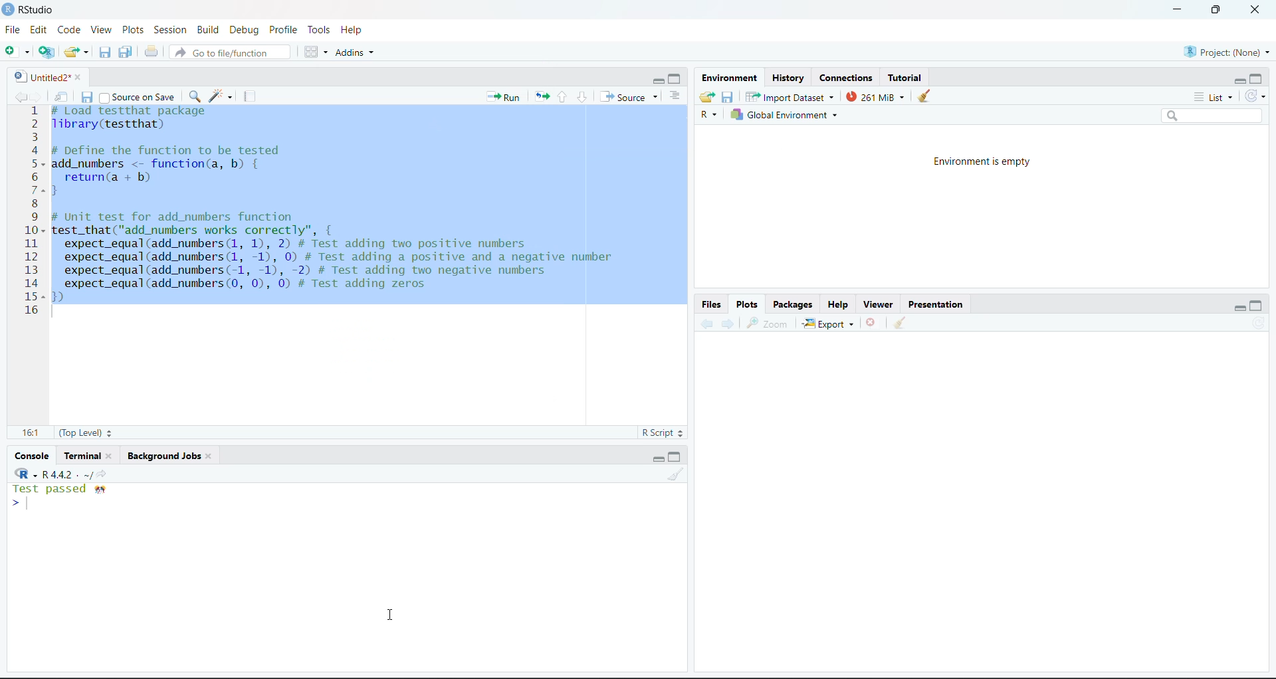 Image resolution: width=1276 pixels, height=679 pixels. Describe the element at coordinates (86, 98) in the screenshot. I see `Save` at that location.